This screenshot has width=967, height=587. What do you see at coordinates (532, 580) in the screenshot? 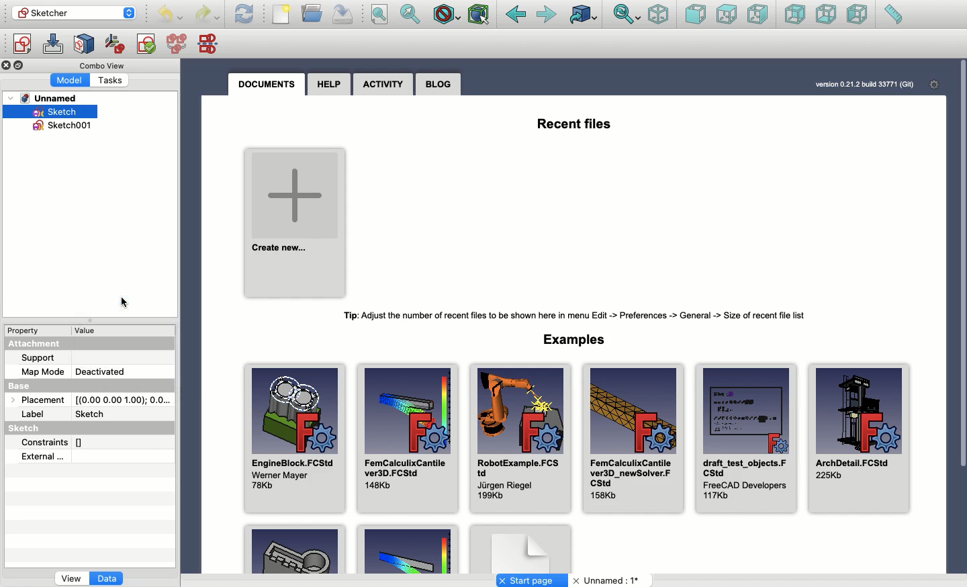
I see `Start page` at bounding box center [532, 580].